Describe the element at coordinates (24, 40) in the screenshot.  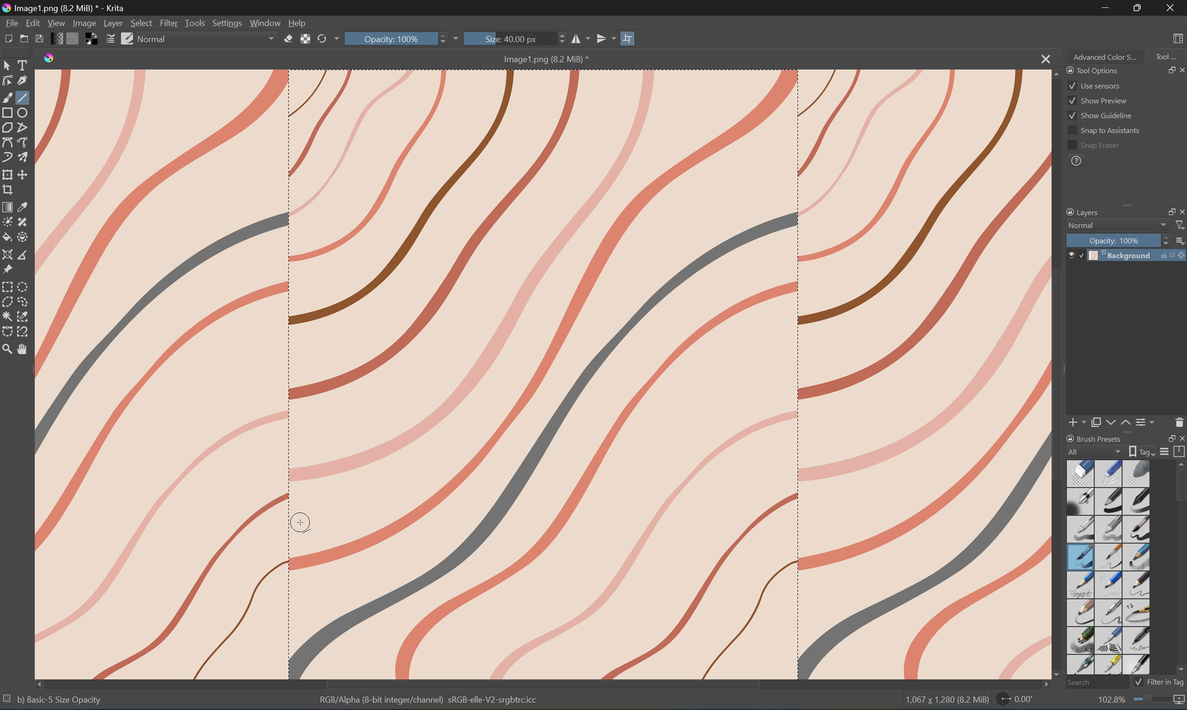
I see `Open existing document` at that location.